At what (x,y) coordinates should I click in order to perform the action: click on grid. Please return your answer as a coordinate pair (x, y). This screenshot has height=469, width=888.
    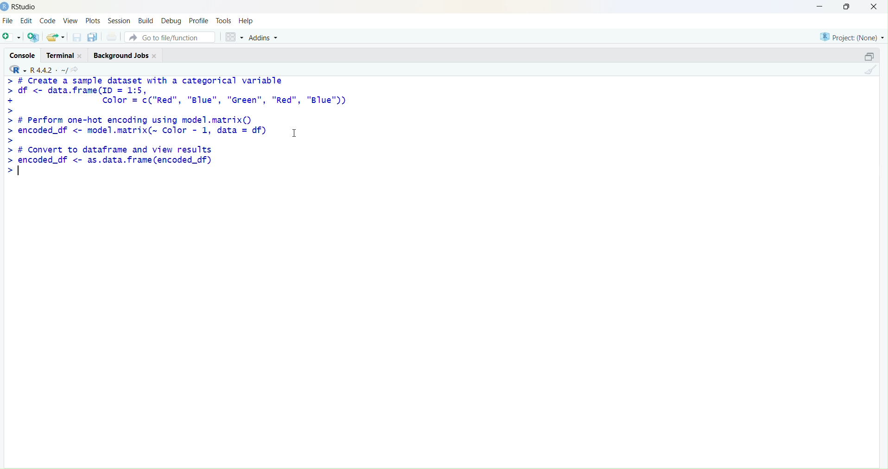
    Looking at the image, I should click on (235, 37).